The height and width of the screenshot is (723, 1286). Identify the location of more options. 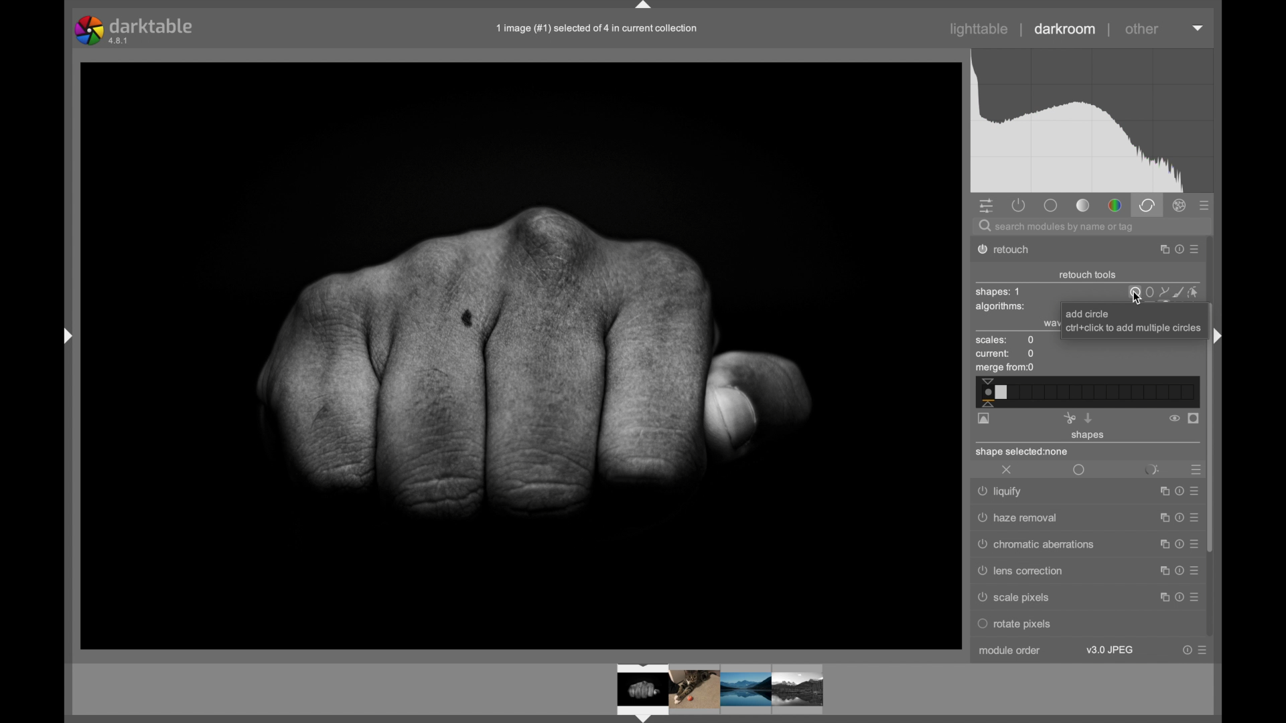
(1194, 596).